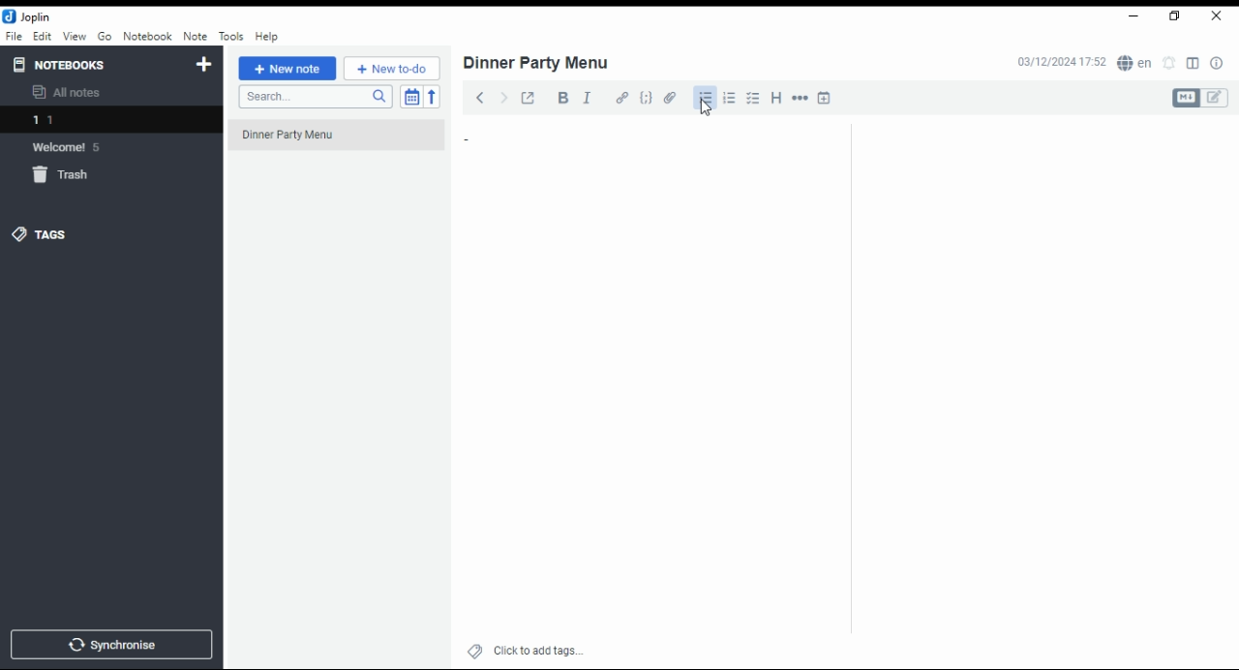 The height and width of the screenshot is (670, 1239). I want to click on dinner party menu, so click(340, 135).